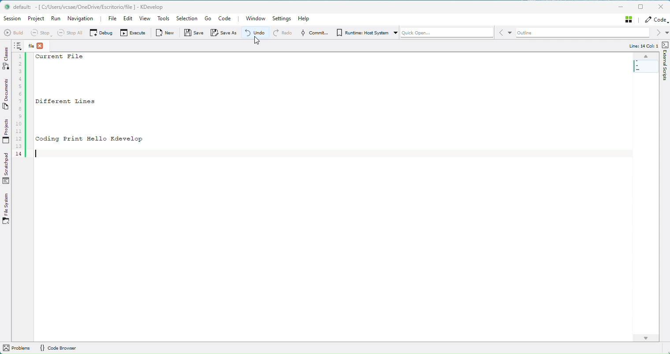  I want to click on Project, so click(37, 20).